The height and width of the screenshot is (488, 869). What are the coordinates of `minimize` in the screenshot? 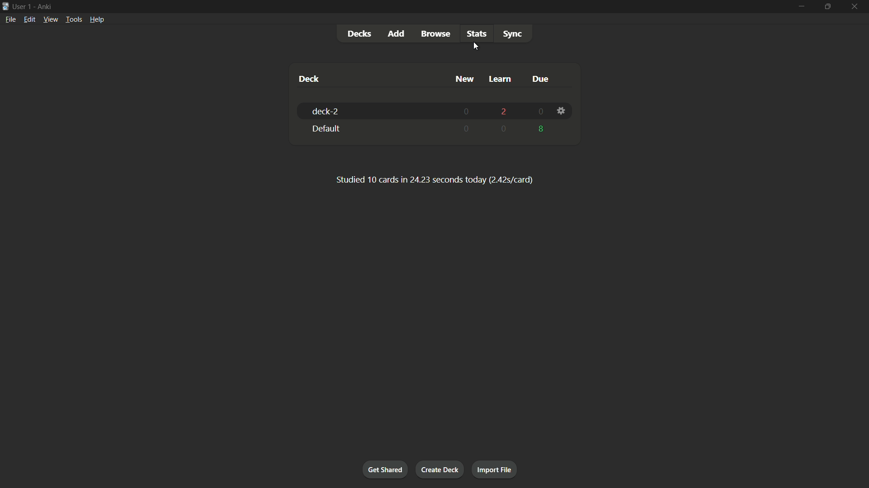 It's located at (799, 10).